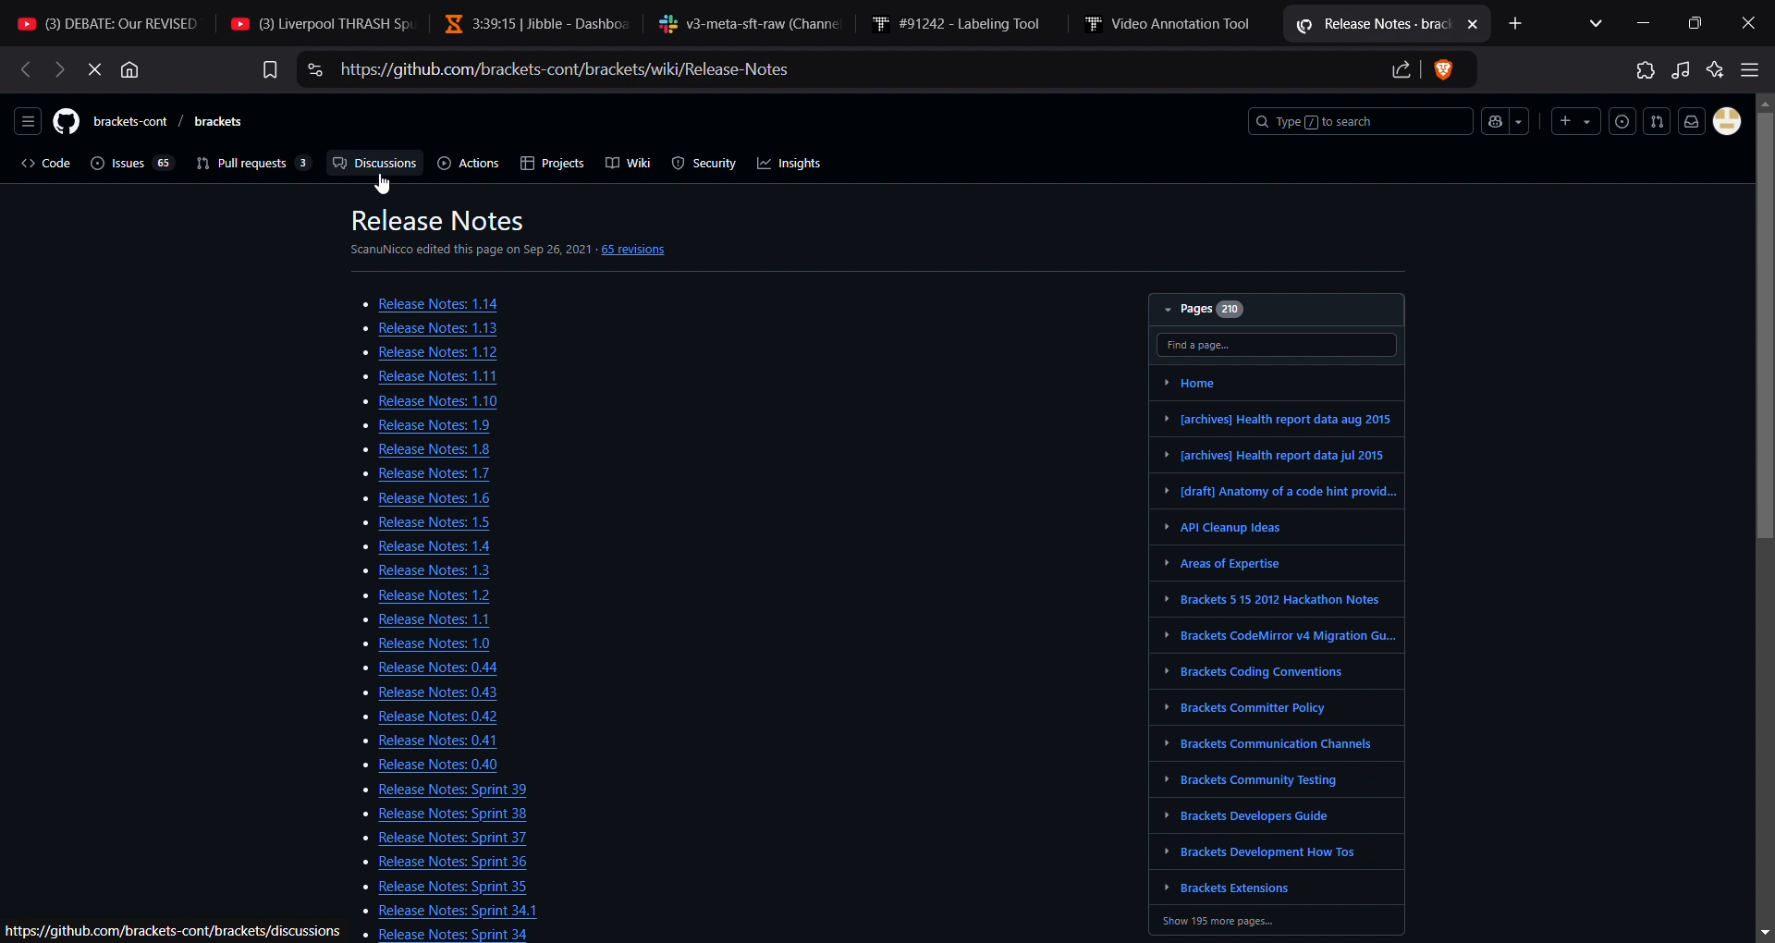 The width and height of the screenshot is (1775, 943). Describe the element at coordinates (439, 836) in the screenshot. I see `o Release Notes: Sprint 37` at that location.